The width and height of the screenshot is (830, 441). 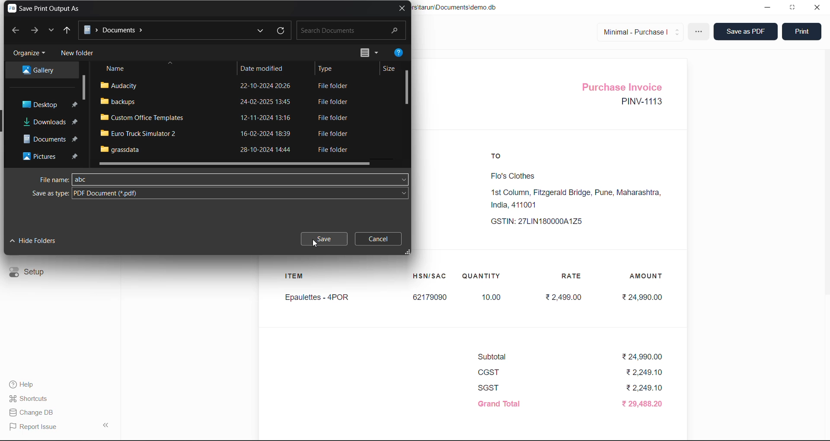 What do you see at coordinates (48, 9) in the screenshot?
I see ` Save Print Output As` at bounding box center [48, 9].